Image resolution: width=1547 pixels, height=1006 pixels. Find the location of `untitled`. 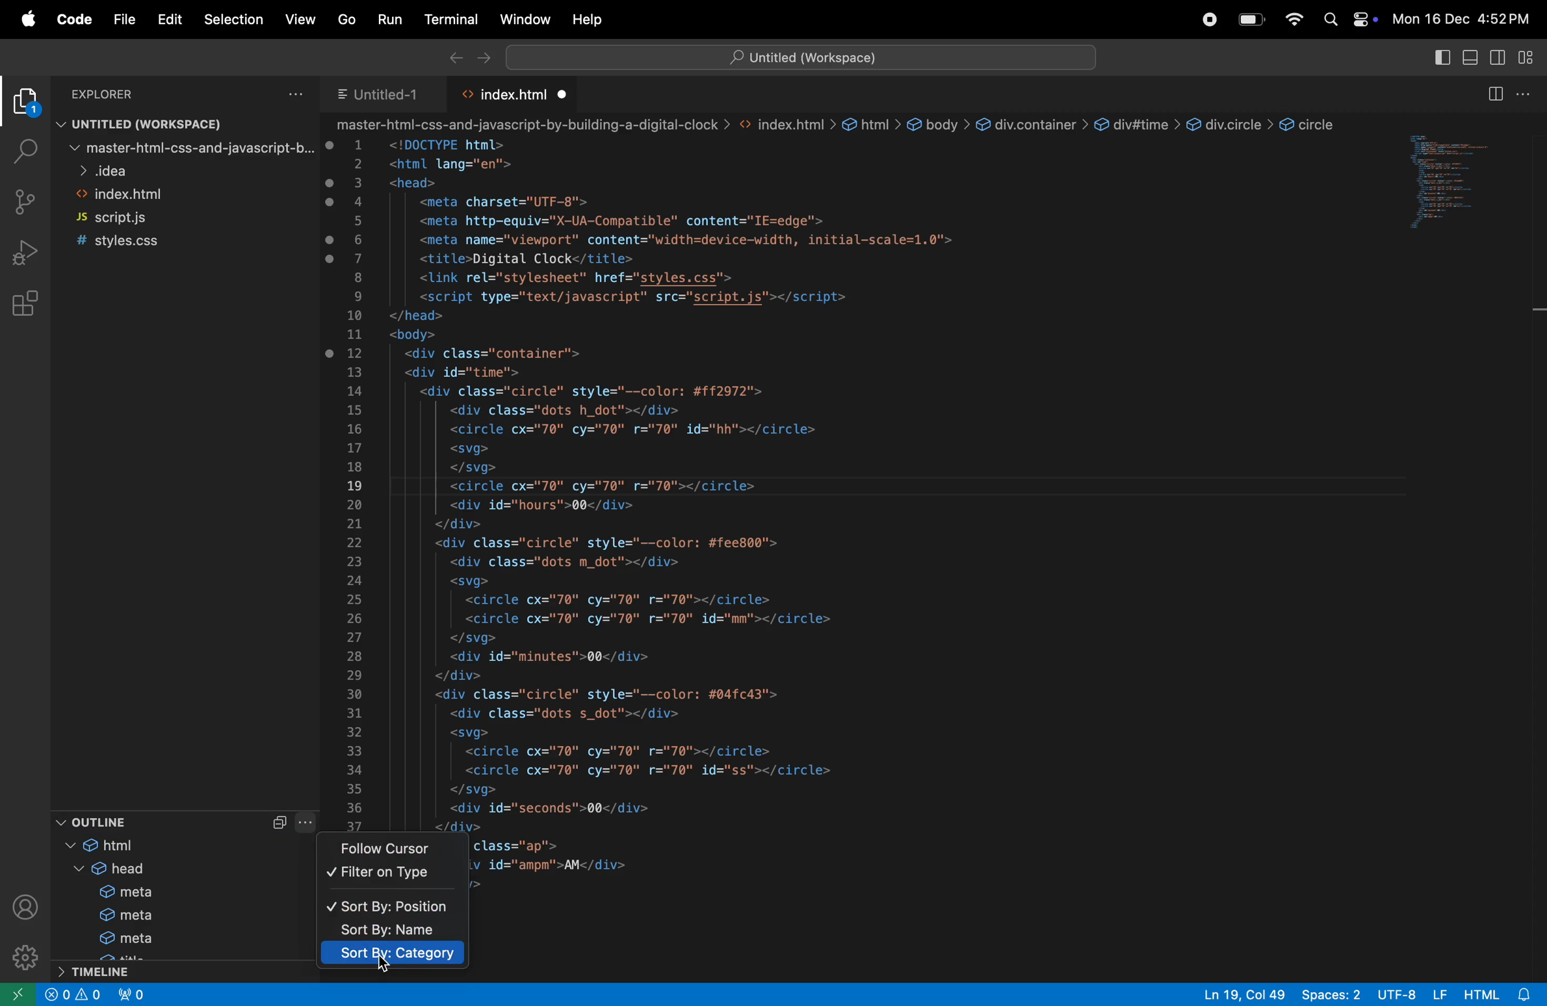

untitled is located at coordinates (385, 97).